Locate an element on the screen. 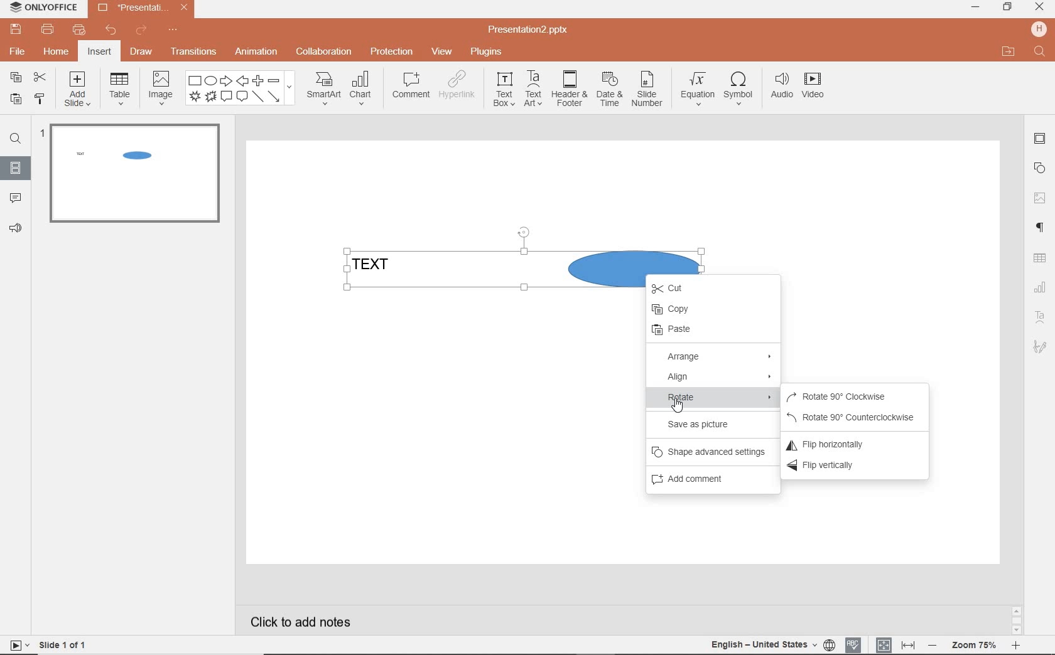  table is located at coordinates (118, 89).